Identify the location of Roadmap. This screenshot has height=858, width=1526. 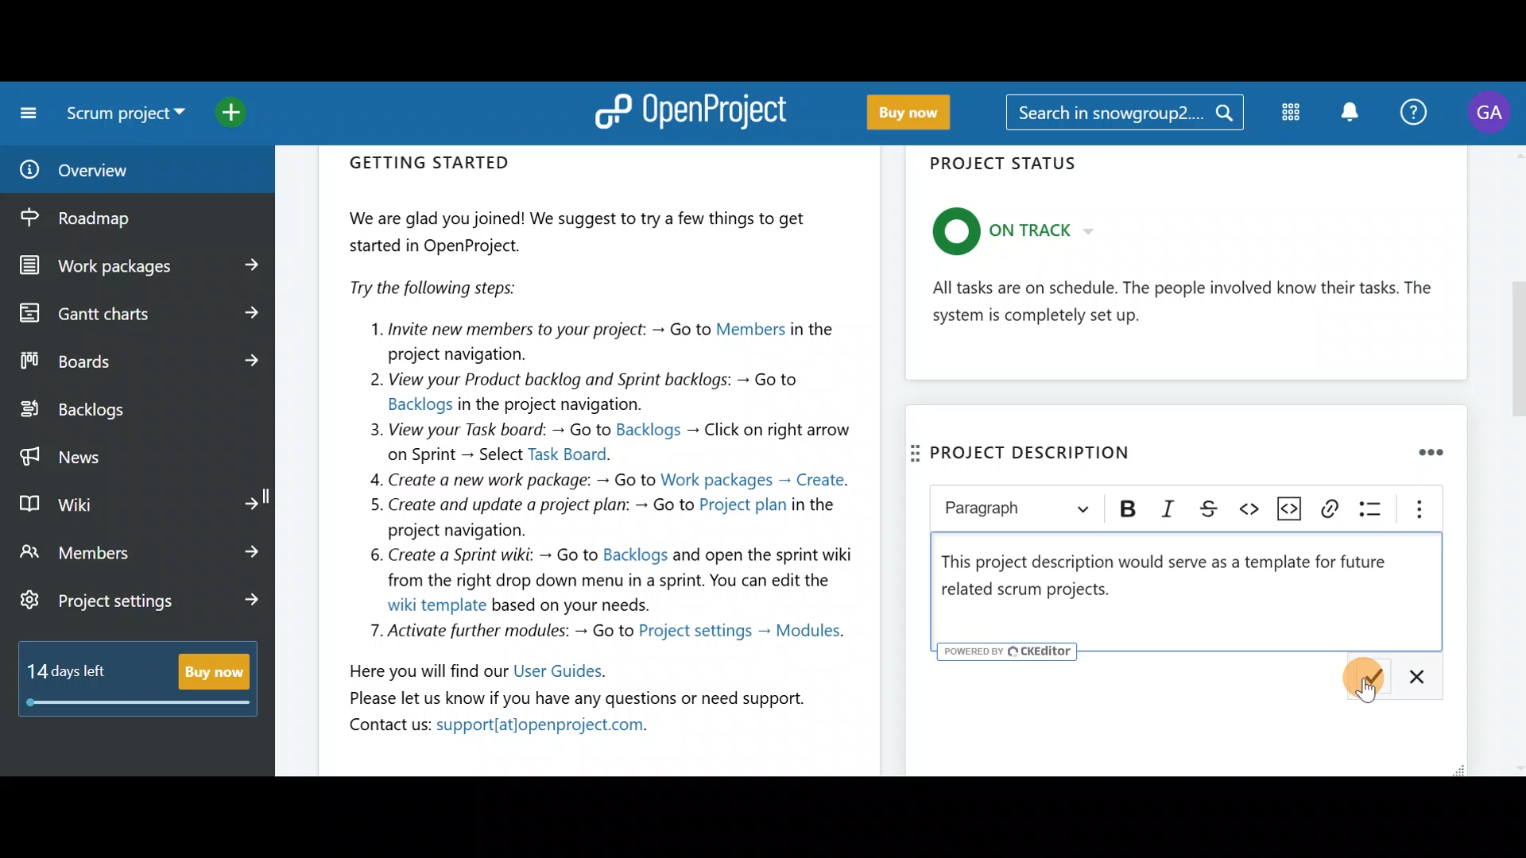
(110, 218).